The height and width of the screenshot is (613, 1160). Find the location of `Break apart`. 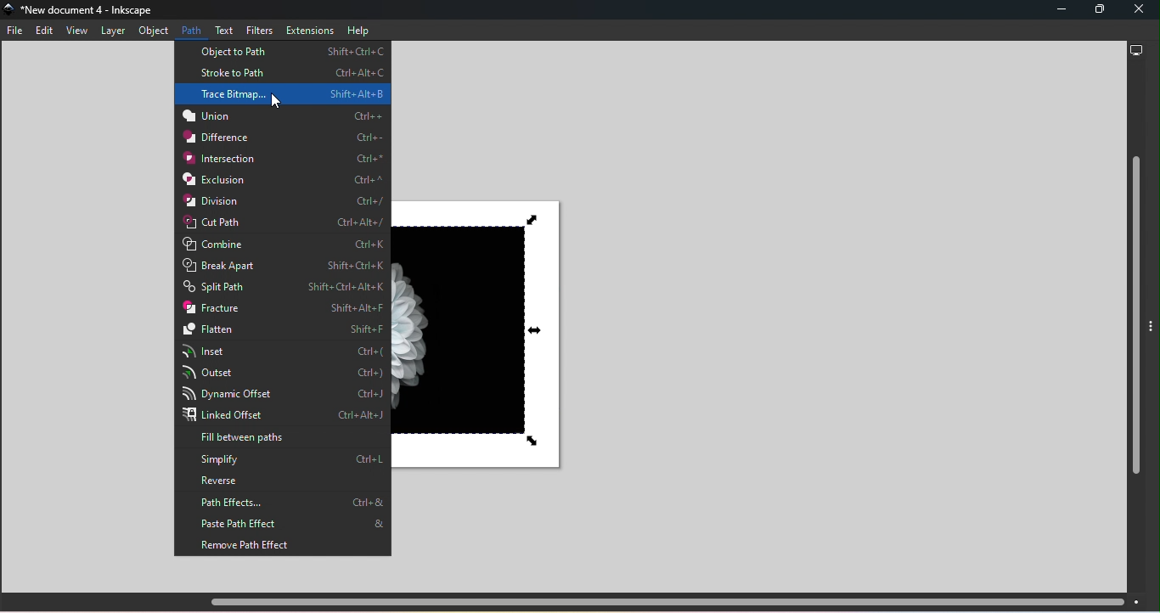

Break apart is located at coordinates (285, 266).